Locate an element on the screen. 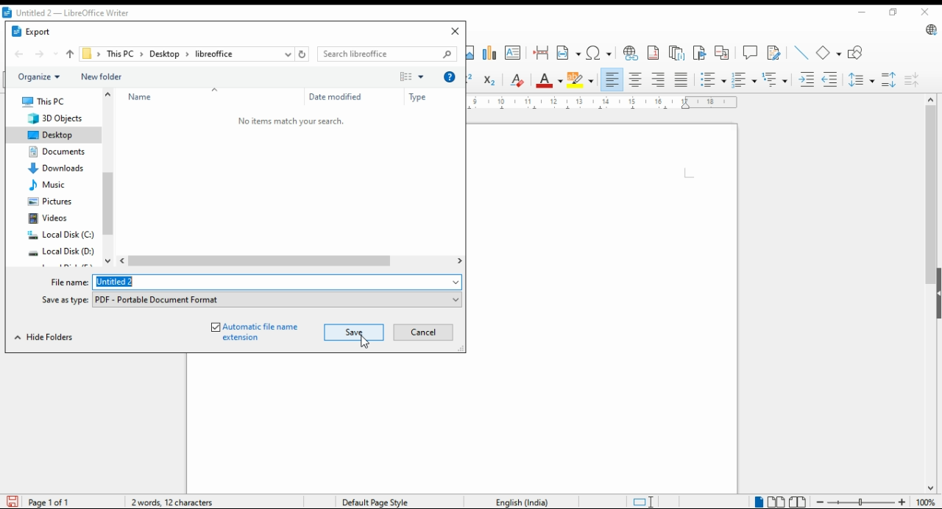 Image resolution: width=942 pixels, height=509 pixels. file explorer path is located at coordinates (88, 55).